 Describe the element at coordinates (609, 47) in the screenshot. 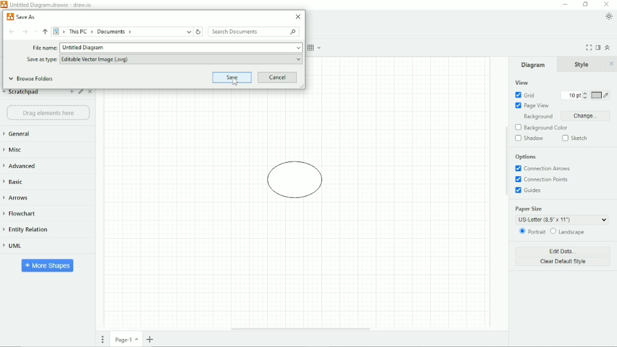

I see `Collapse/Expand` at that location.